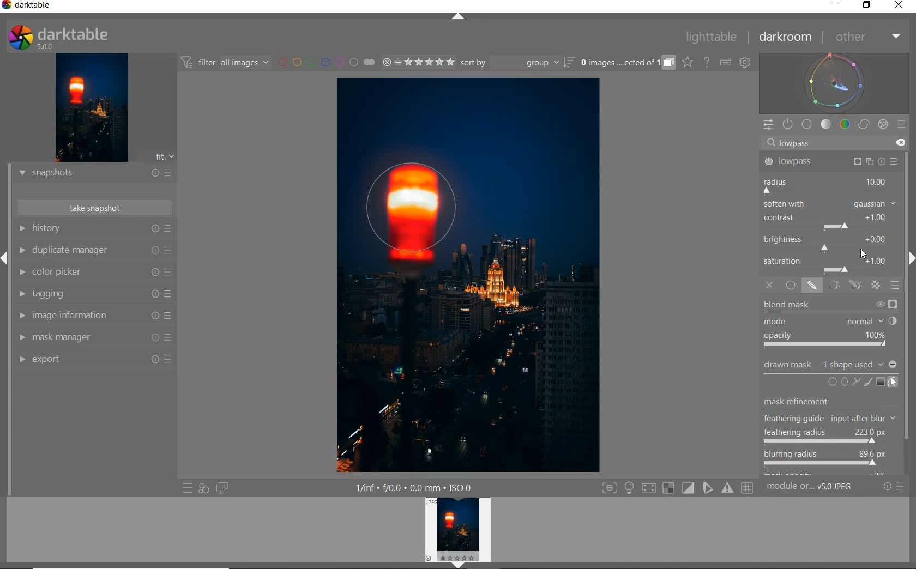 This screenshot has height=569, width=916. What do you see at coordinates (726, 62) in the screenshot?
I see `SET KEYBOARD SHORTCUTS` at bounding box center [726, 62].